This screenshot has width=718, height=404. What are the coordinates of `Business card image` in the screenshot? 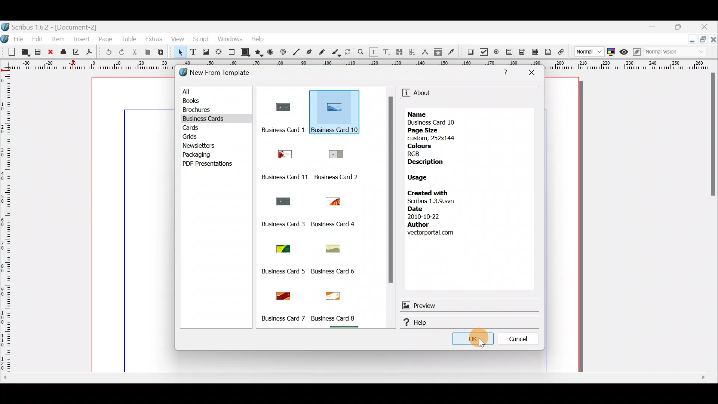 It's located at (280, 247).